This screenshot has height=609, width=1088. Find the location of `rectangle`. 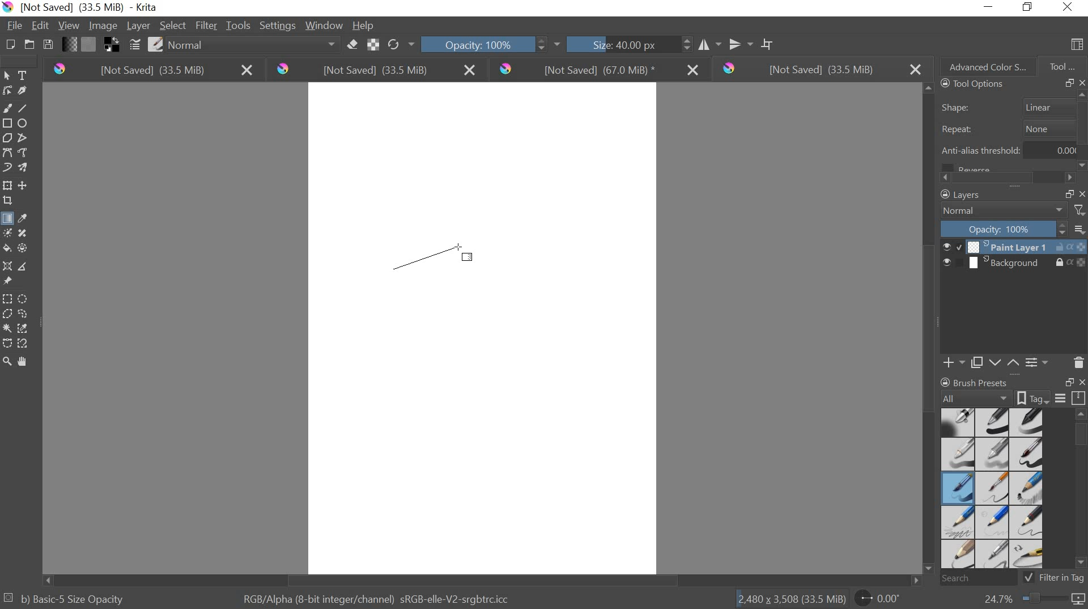

rectangle is located at coordinates (7, 122).